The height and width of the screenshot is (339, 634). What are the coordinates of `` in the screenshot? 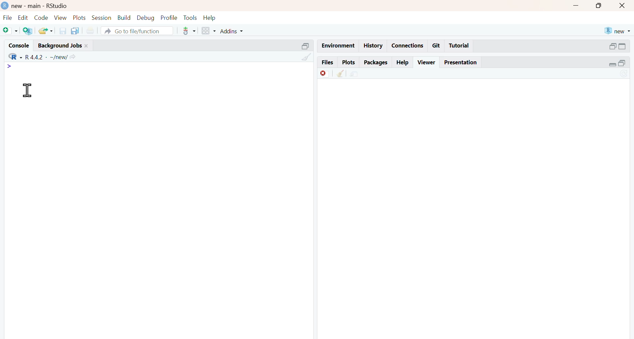 It's located at (306, 46).